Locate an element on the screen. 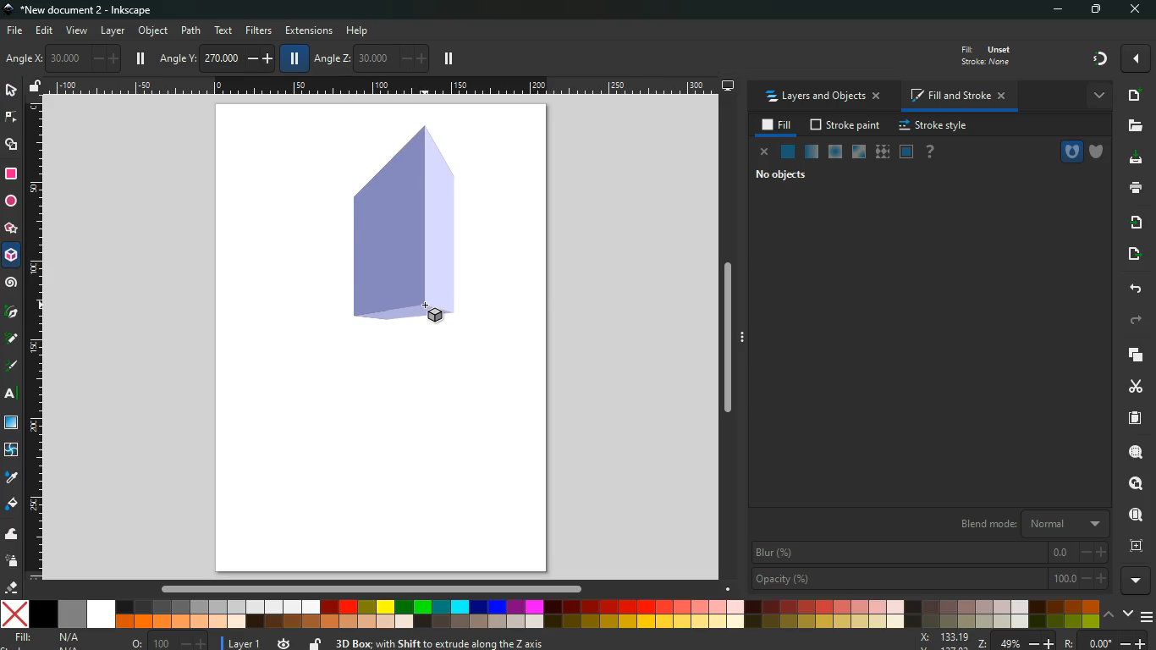  edit is located at coordinates (46, 30).